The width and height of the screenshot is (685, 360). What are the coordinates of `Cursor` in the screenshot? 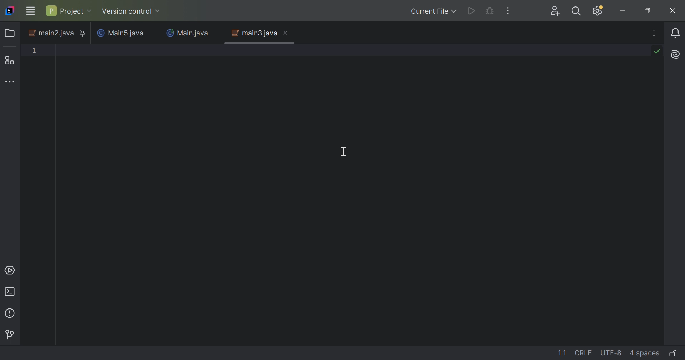 It's located at (344, 151).